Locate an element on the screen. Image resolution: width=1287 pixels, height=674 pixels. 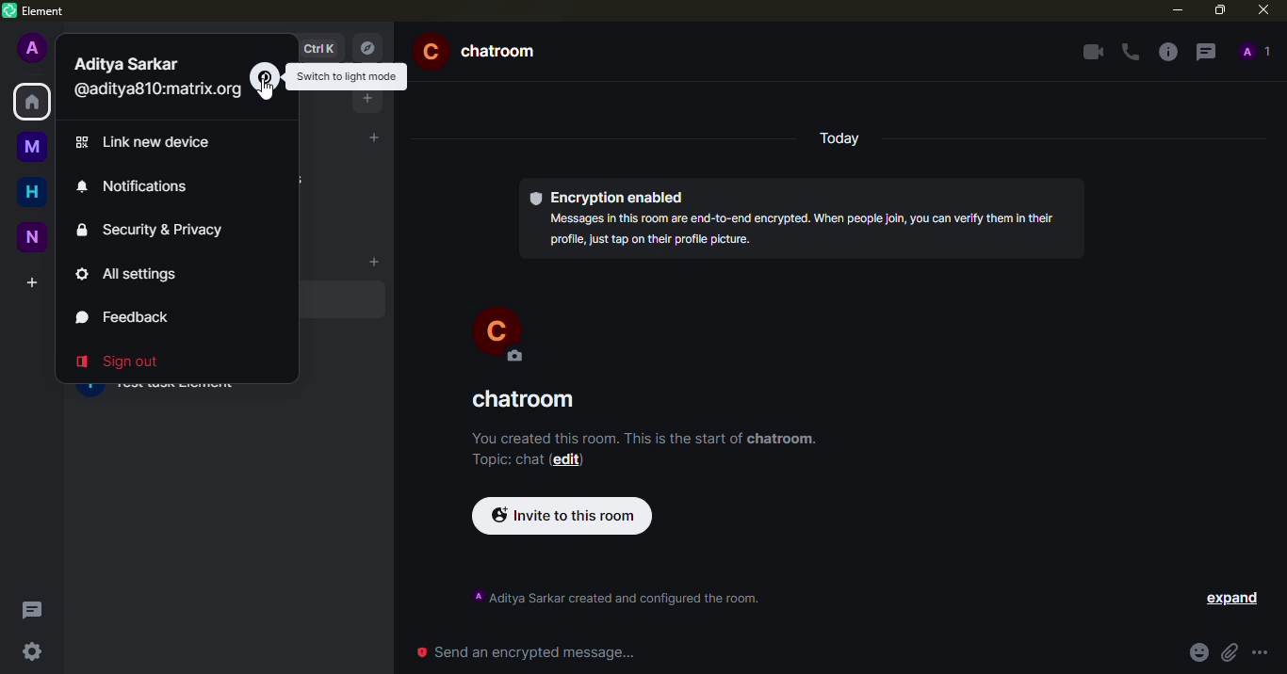
people is located at coordinates (1257, 50).